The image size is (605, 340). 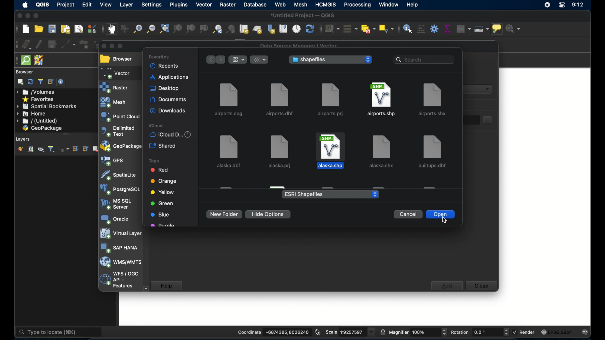 I want to click on vertex tool, so click(x=99, y=45).